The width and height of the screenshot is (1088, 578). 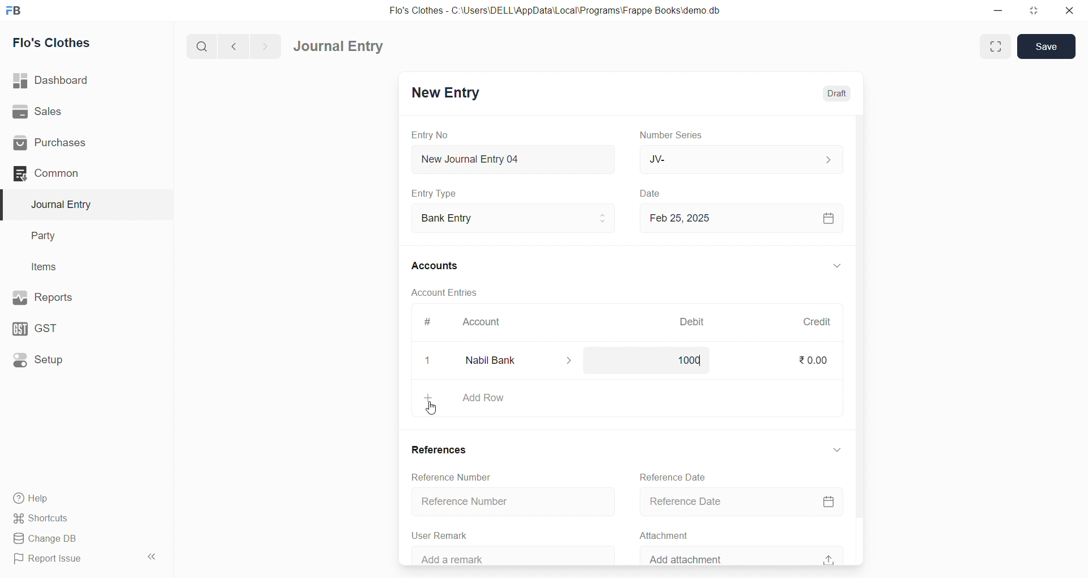 What do you see at coordinates (83, 517) in the screenshot?
I see `Shortcuts` at bounding box center [83, 517].